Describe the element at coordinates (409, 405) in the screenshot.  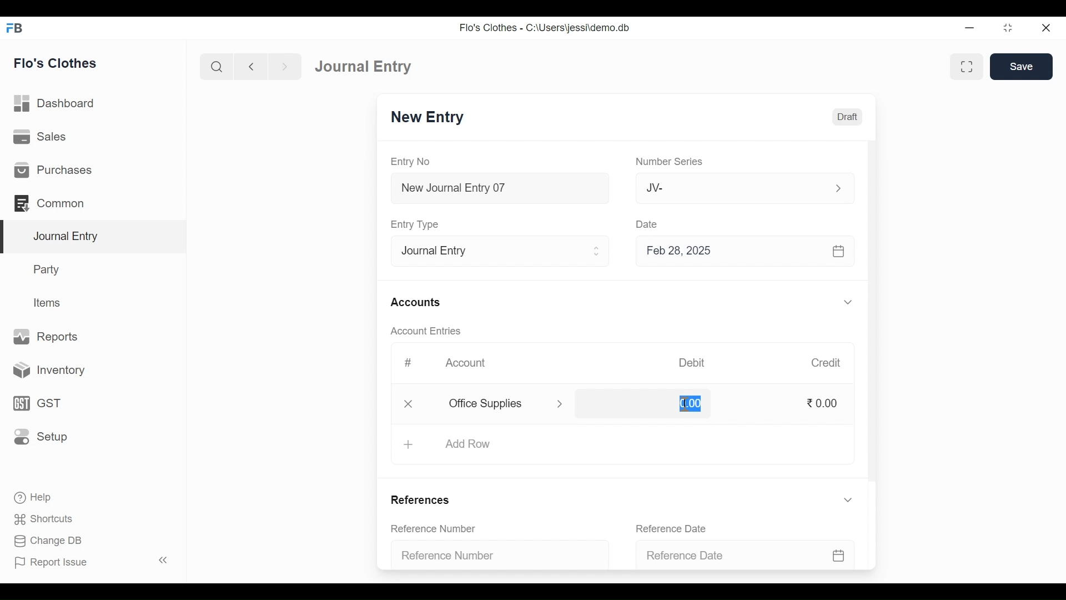
I see `Close` at that location.